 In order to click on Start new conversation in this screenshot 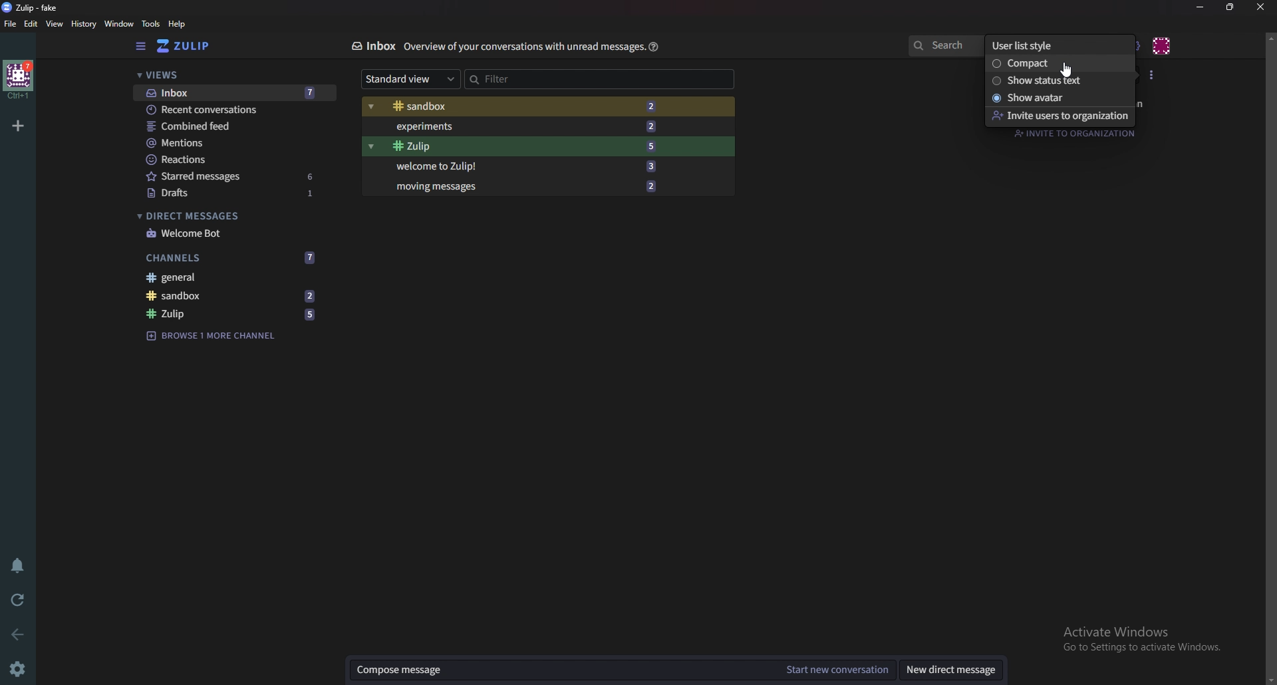, I will do `click(835, 671)`.